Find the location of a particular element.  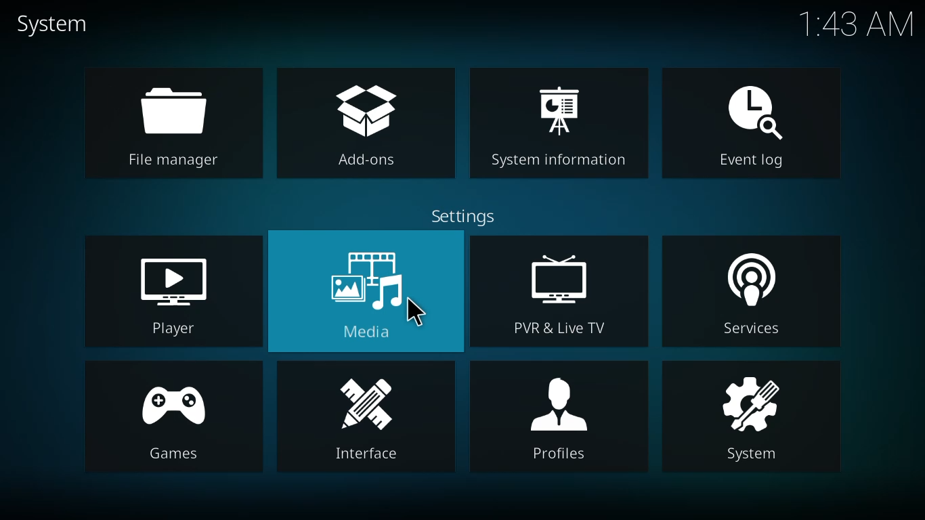

time is located at coordinates (853, 27).